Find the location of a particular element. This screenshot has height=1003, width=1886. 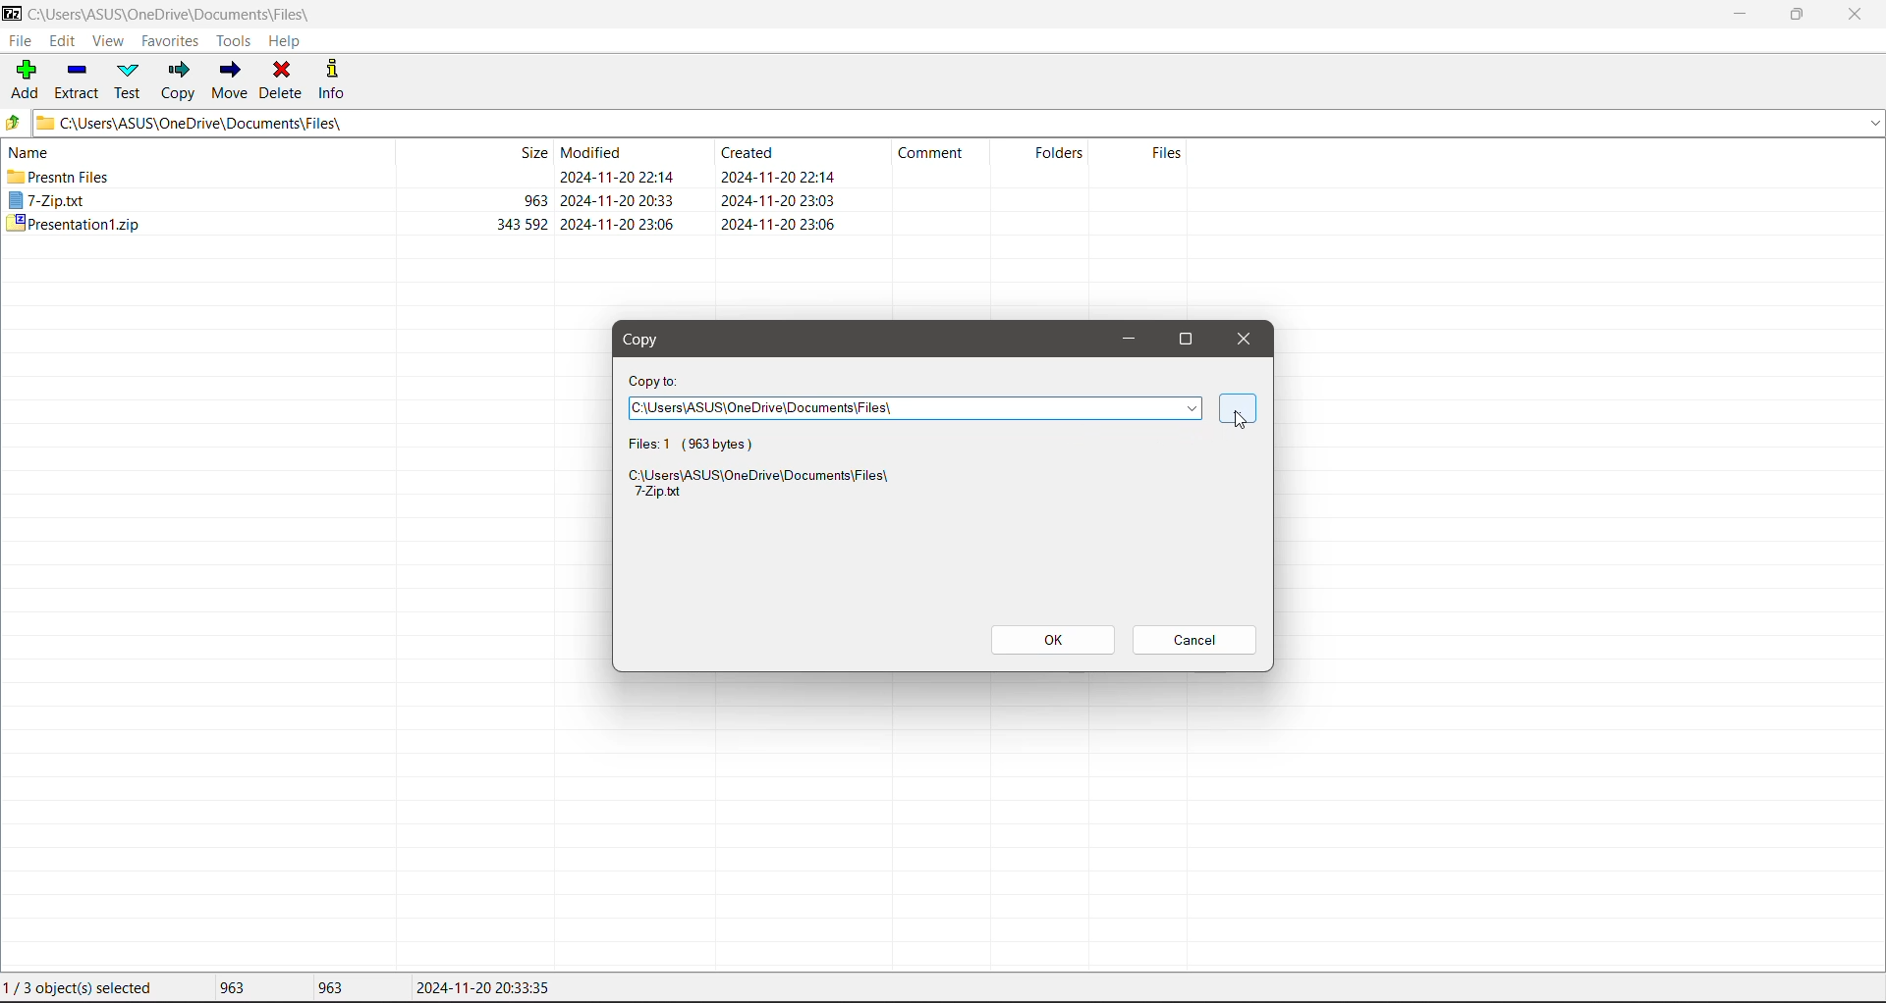

Size of the last file selected is located at coordinates (330, 987).